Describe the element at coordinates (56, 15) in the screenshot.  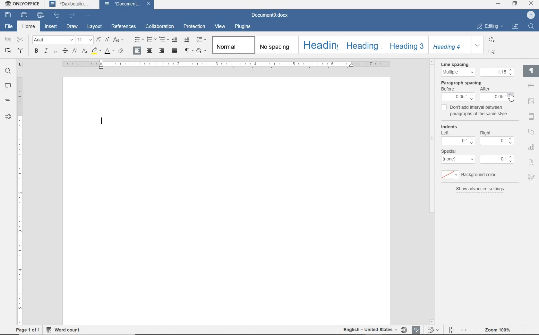
I see `undo` at that location.